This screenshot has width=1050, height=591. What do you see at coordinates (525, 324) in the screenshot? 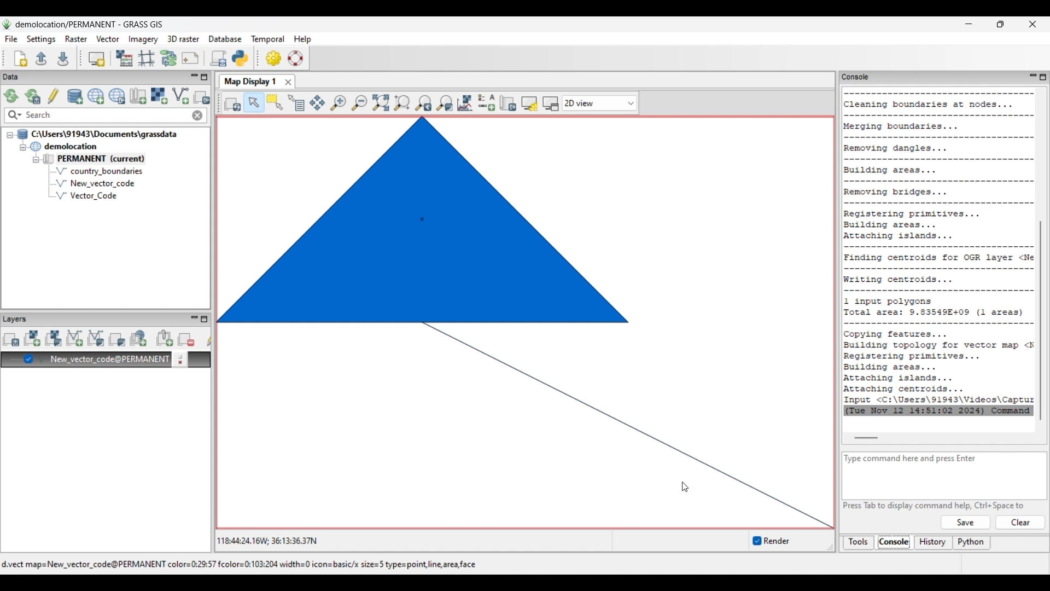
I see `Image of imported vector map` at bounding box center [525, 324].